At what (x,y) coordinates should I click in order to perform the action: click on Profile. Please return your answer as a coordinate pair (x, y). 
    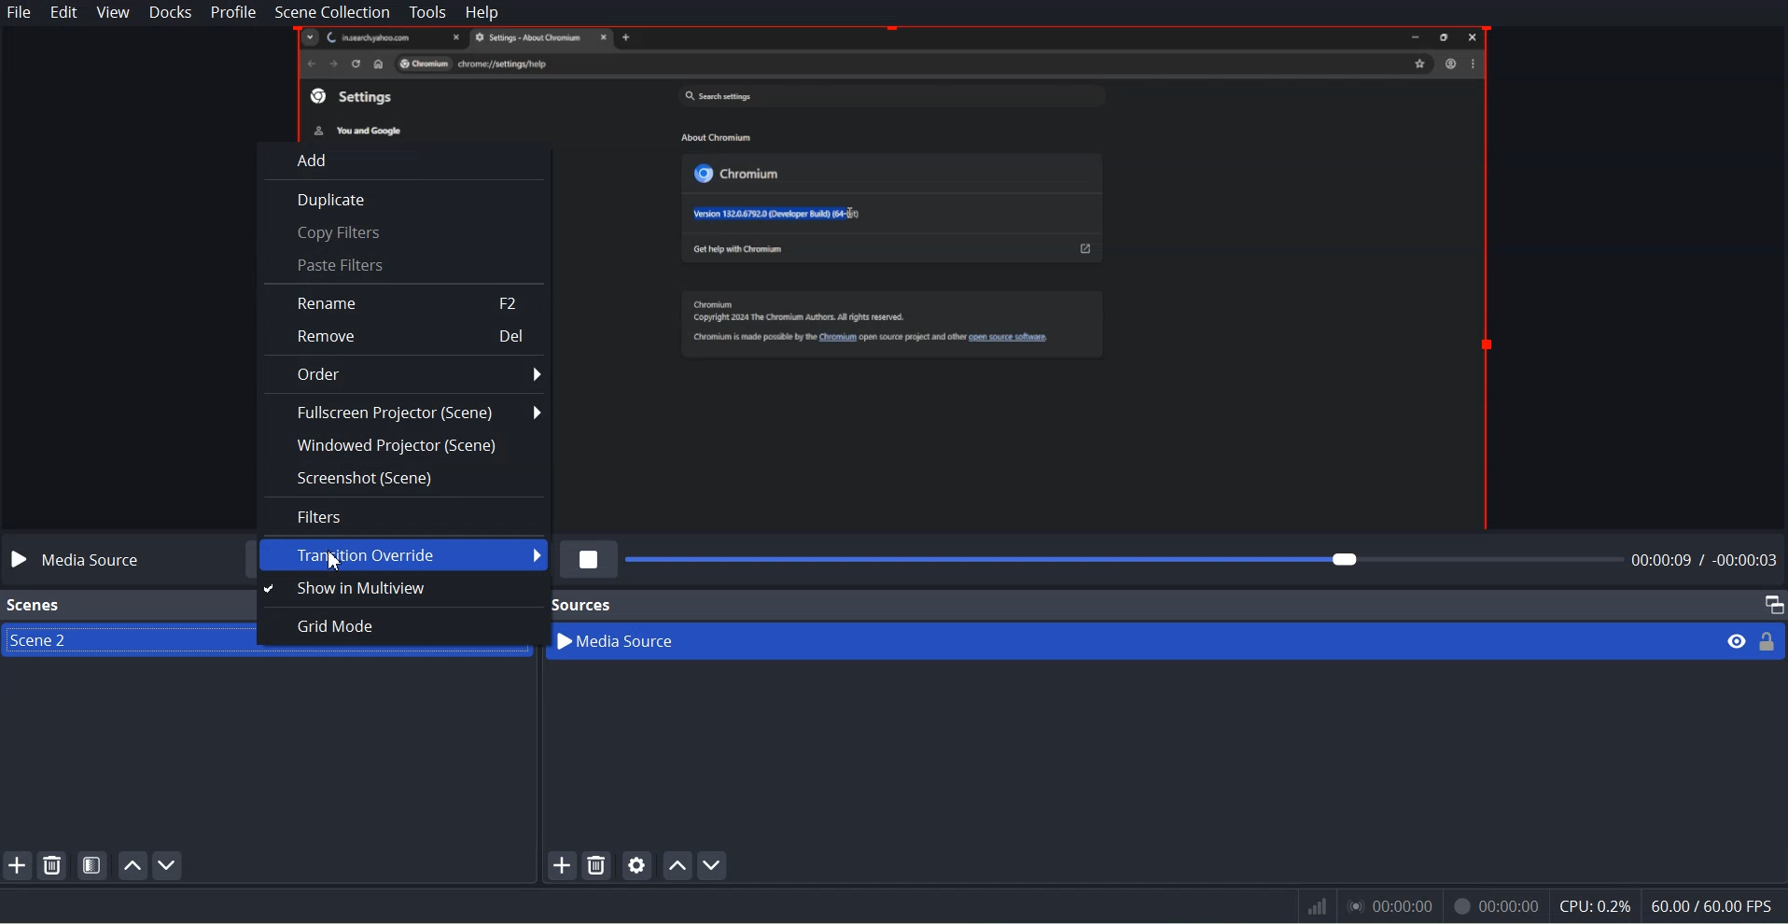
    Looking at the image, I should click on (233, 13).